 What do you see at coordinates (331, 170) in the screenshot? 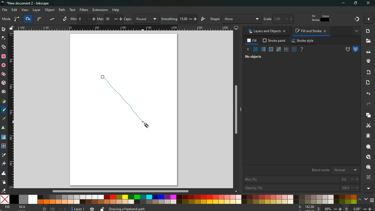
I see `blend mode` at bounding box center [331, 170].